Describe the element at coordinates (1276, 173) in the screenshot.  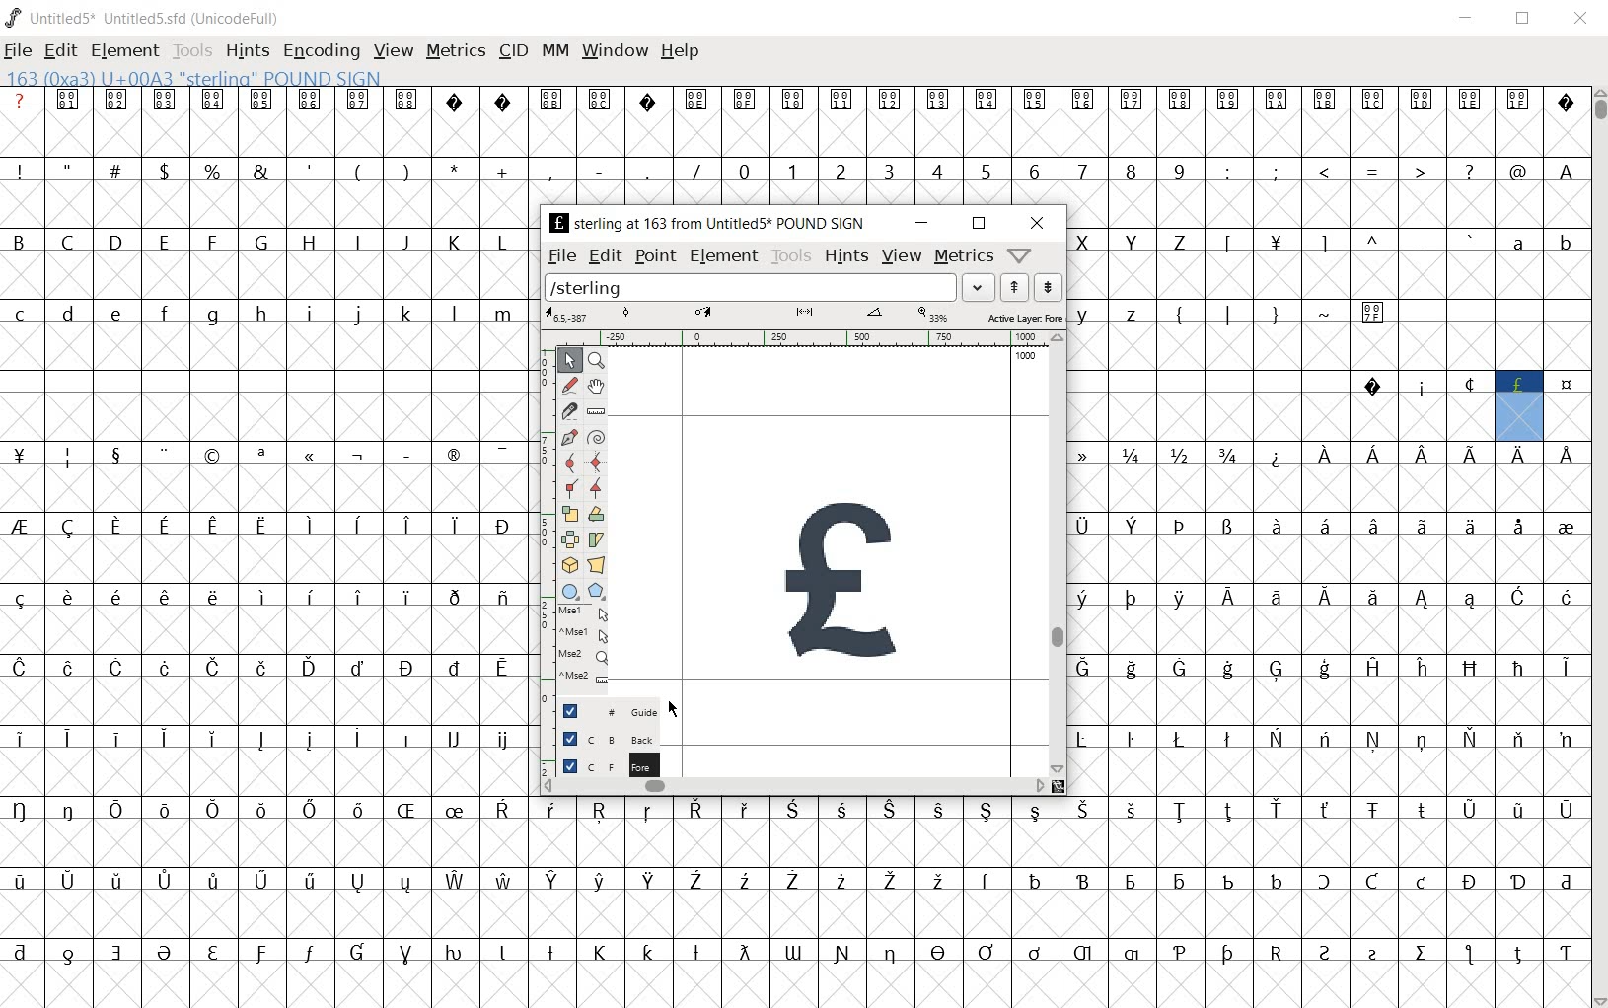
I see `;` at that location.